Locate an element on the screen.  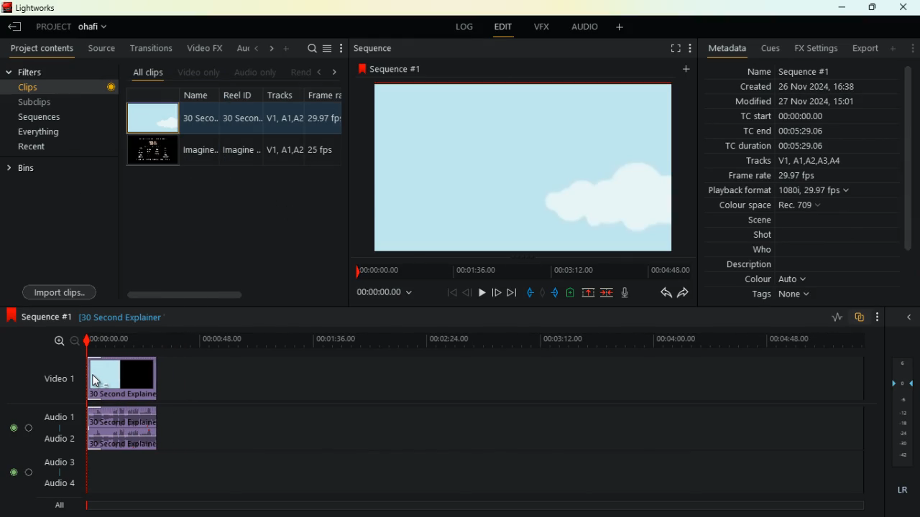
timeline is located at coordinates (467, 506).